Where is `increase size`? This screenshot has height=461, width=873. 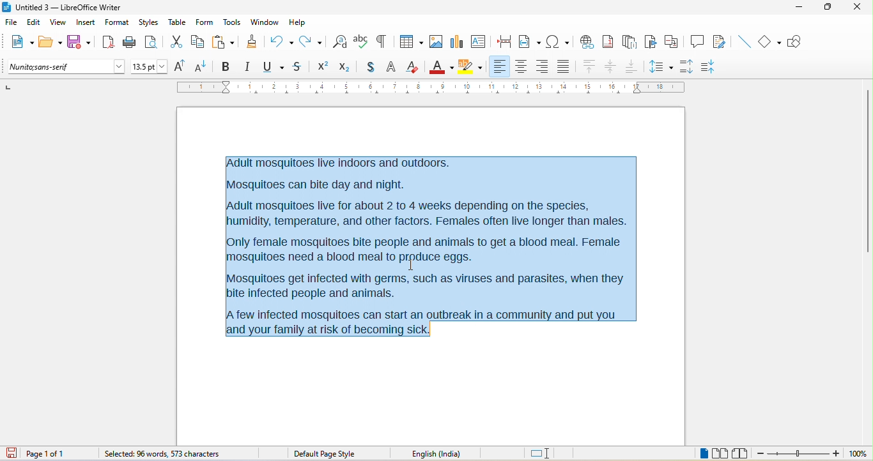
increase size is located at coordinates (182, 66).